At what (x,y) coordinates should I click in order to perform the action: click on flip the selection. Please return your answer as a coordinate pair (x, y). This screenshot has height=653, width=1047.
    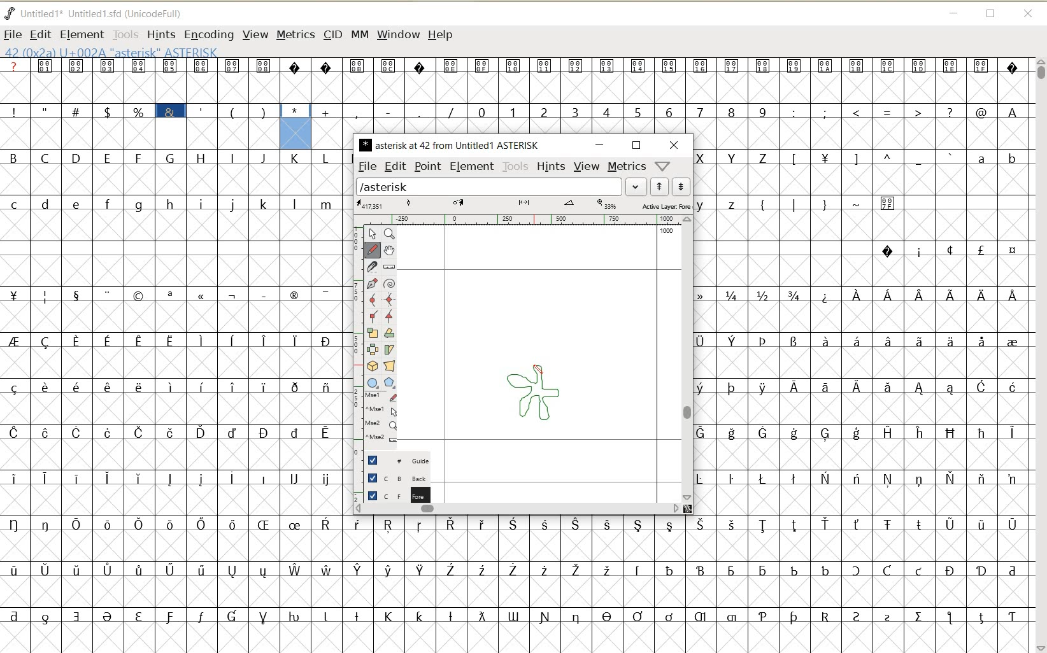
    Looking at the image, I should click on (371, 349).